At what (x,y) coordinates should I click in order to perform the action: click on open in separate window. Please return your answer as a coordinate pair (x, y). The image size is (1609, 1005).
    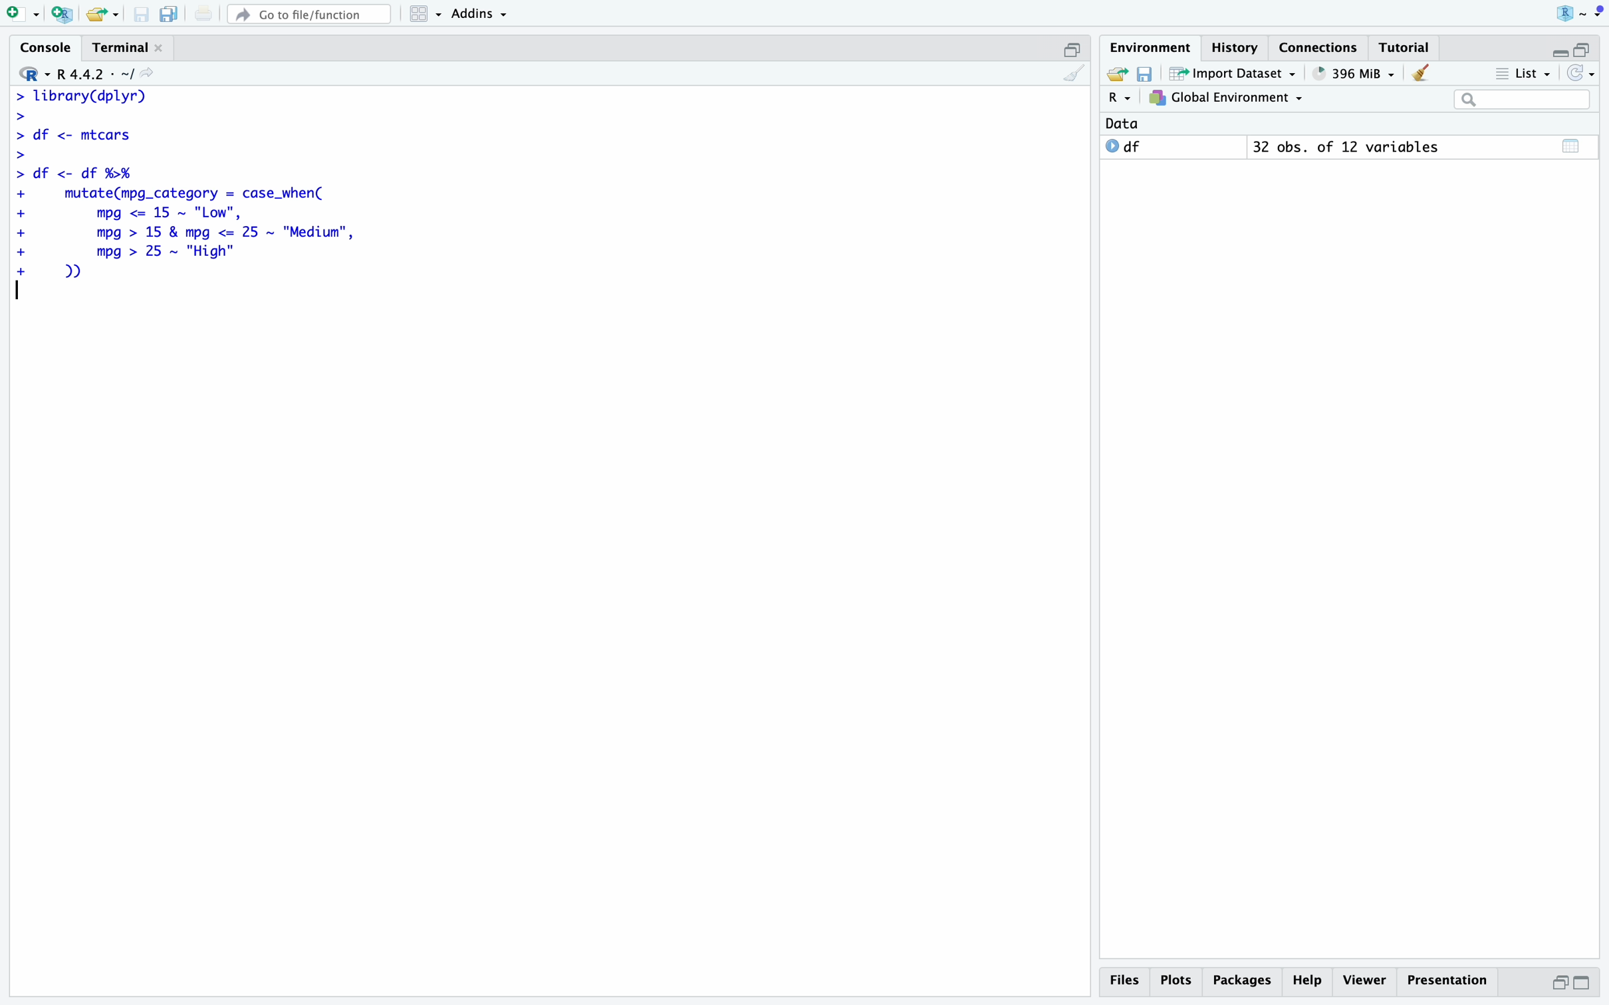
    Looking at the image, I should click on (1559, 983).